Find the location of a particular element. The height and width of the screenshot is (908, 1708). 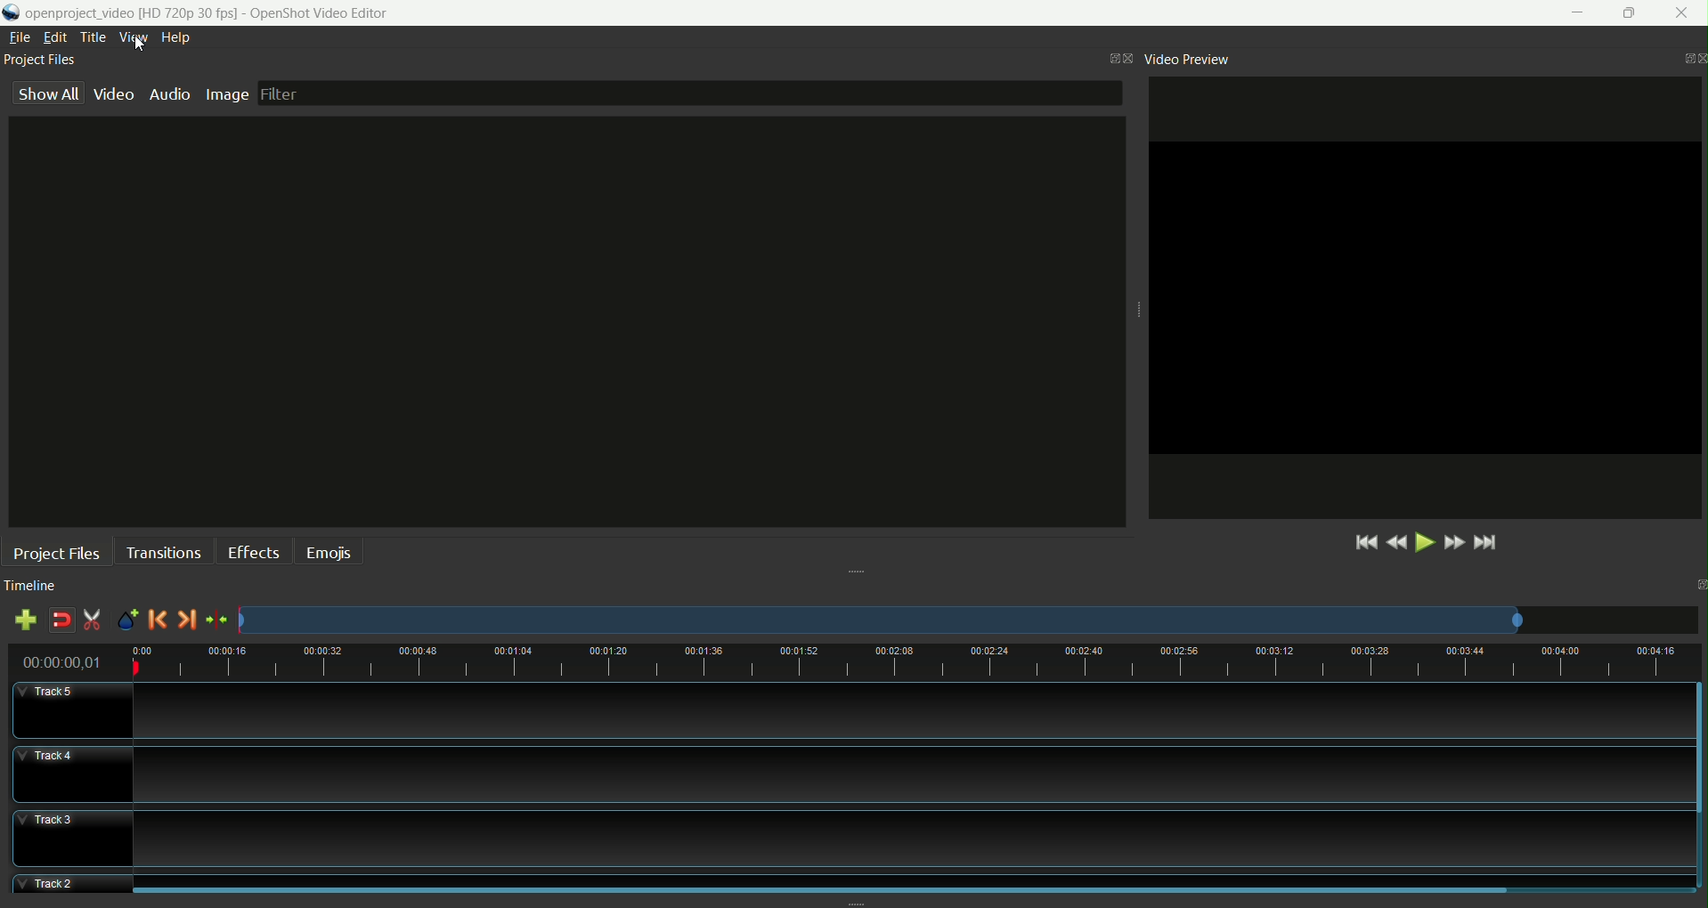

view is located at coordinates (136, 36).